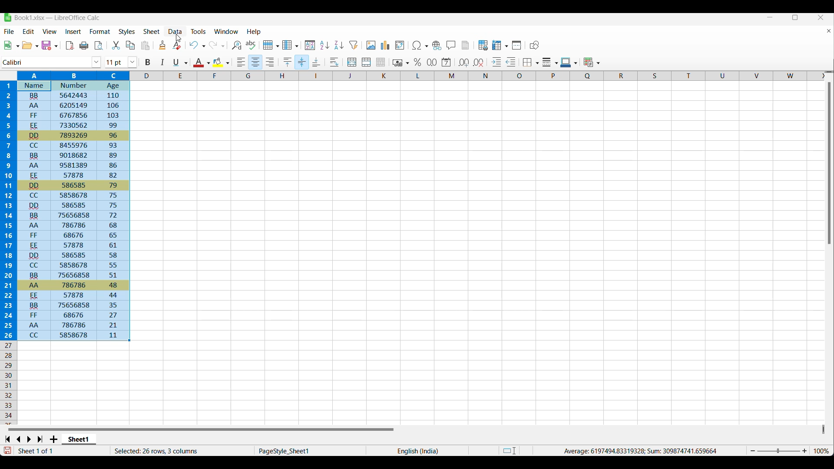  Describe the element at coordinates (251, 45) in the screenshot. I see `Spell check` at that location.